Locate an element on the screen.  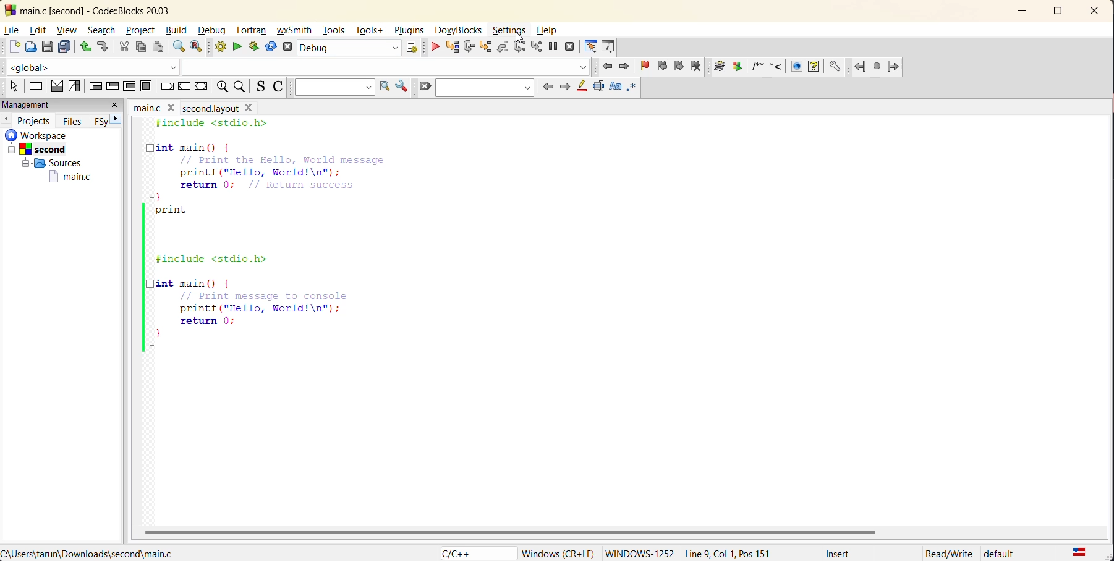
language is located at coordinates (475, 552).